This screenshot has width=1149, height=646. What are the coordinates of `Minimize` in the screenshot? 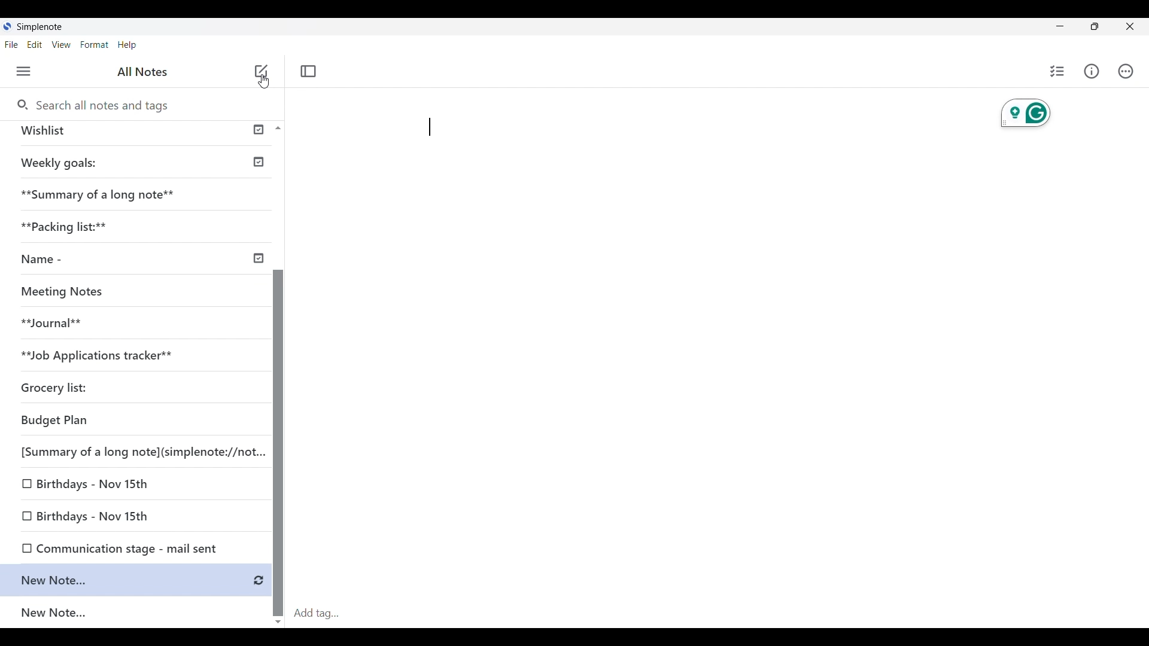 It's located at (1060, 26).